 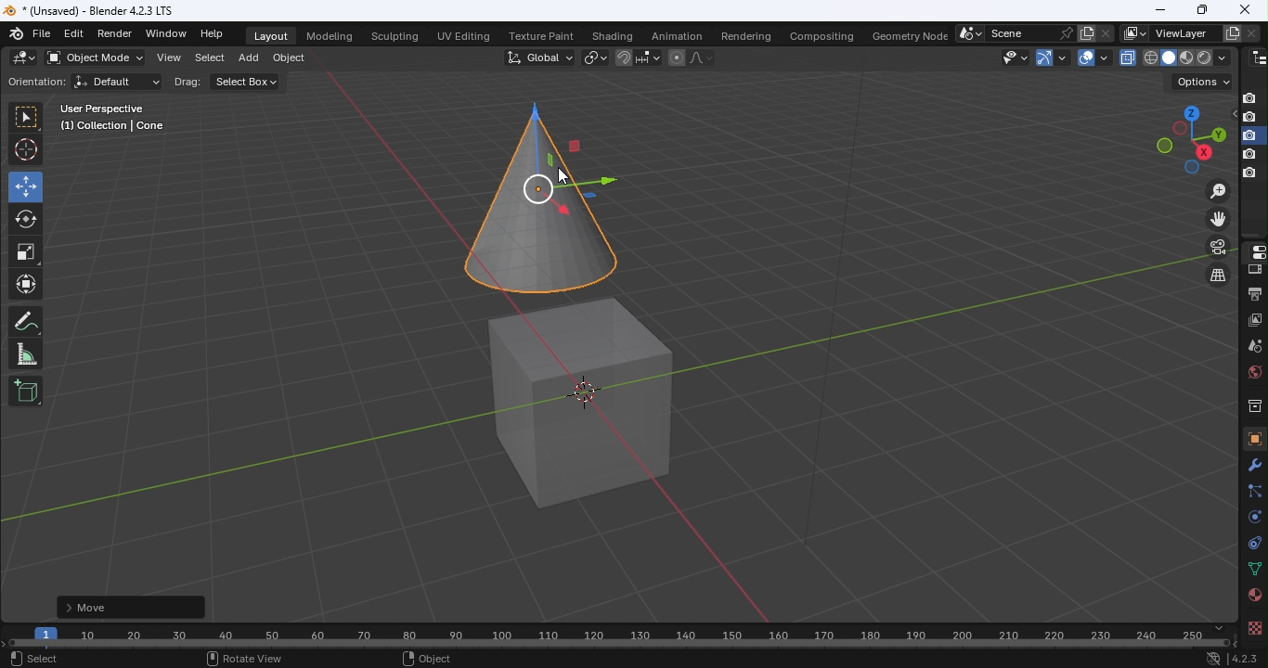 What do you see at coordinates (1215, 276) in the screenshot?
I see `Switch the current view from perspective/orthographic projection` at bounding box center [1215, 276].